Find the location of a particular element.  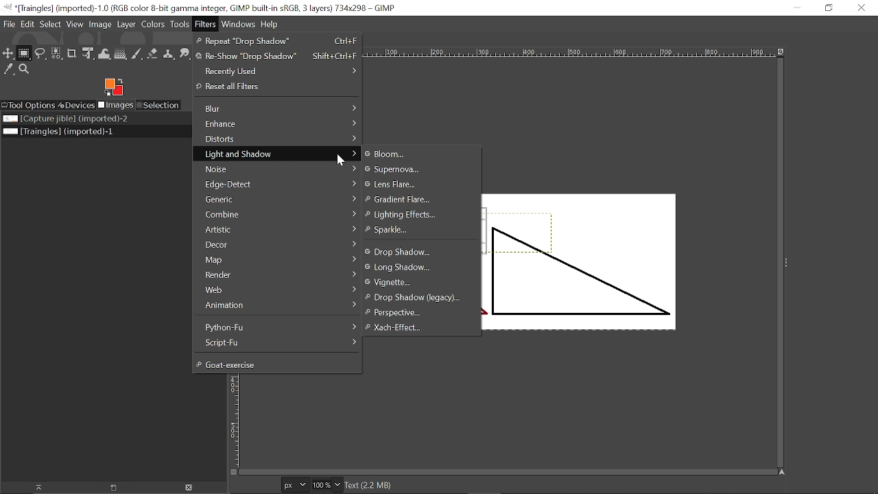

Ligtning effect is located at coordinates (425, 216).